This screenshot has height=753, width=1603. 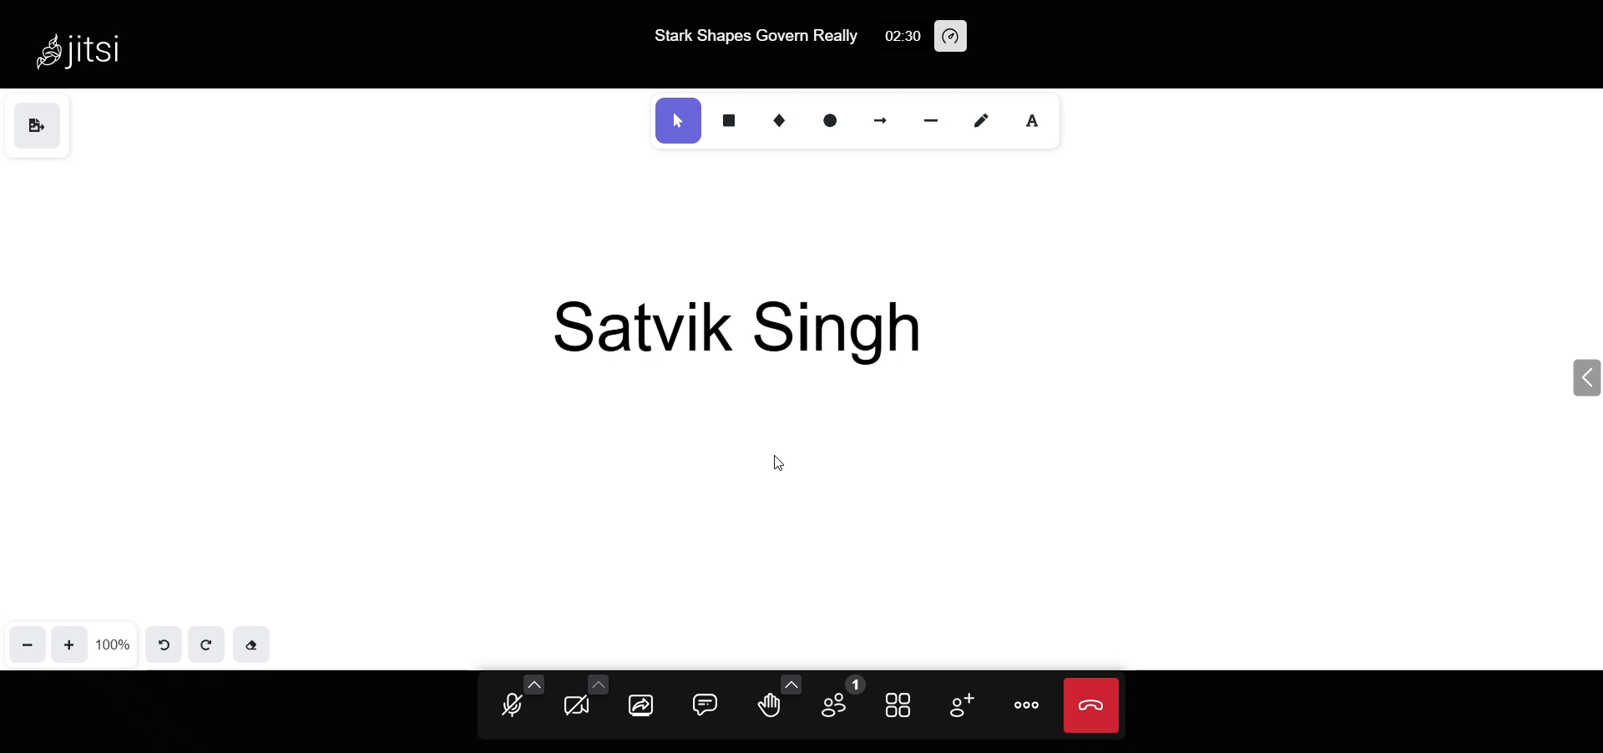 I want to click on more emoji, so click(x=788, y=684).